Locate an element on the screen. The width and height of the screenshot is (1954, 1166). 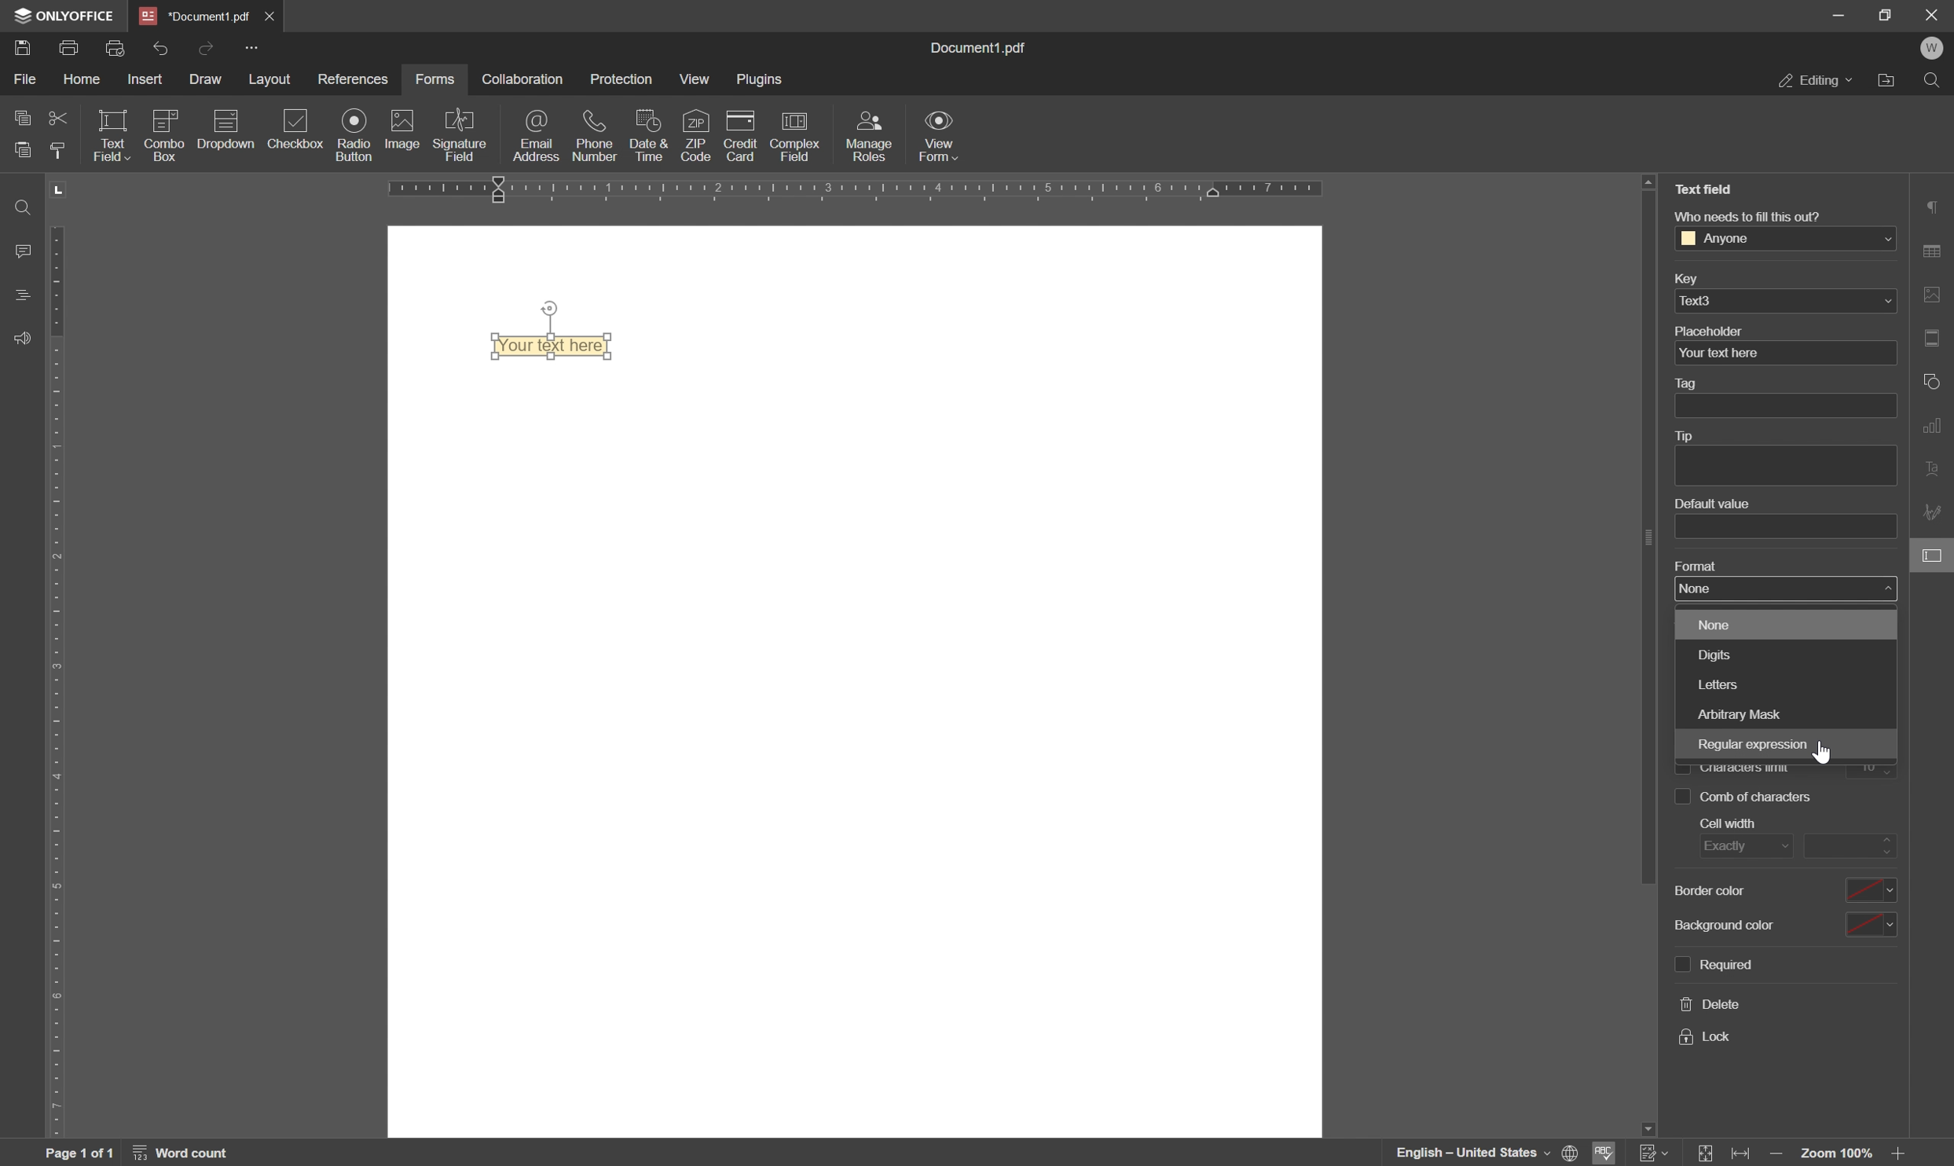
credit card is located at coordinates (742, 136).